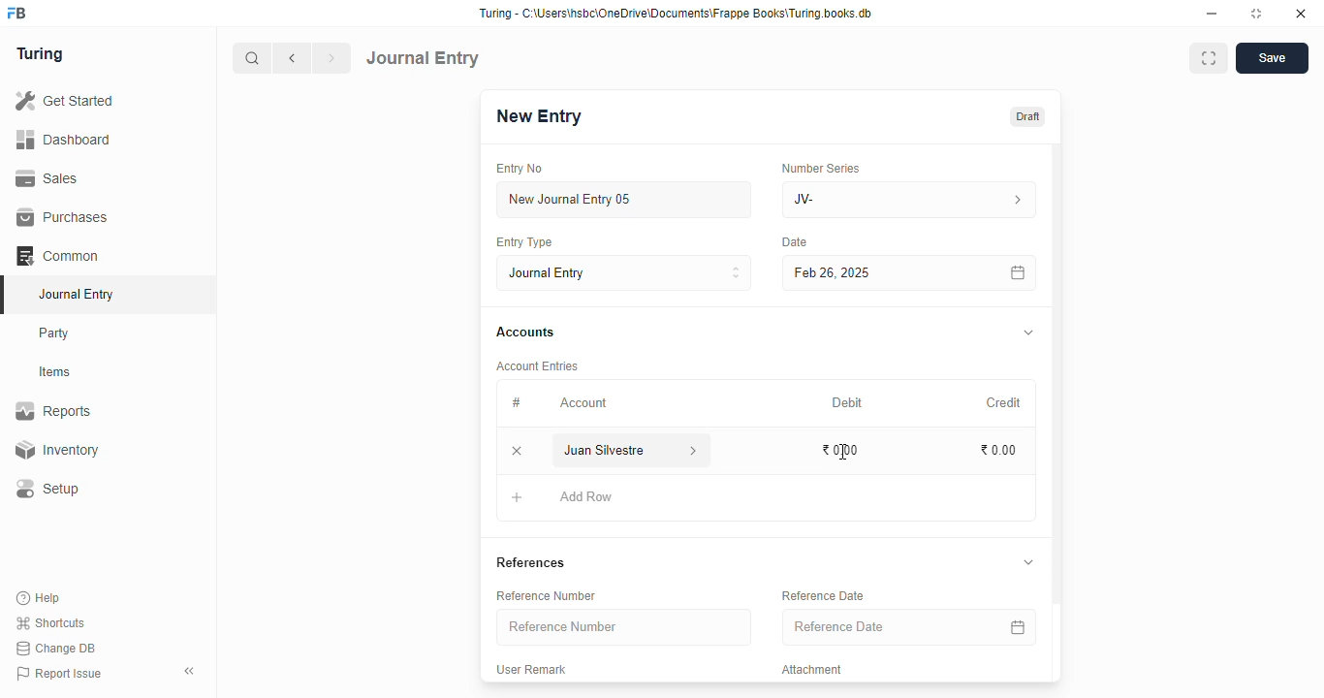 The width and height of the screenshot is (1324, 698). I want to click on scroll bar, so click(1057, 411).